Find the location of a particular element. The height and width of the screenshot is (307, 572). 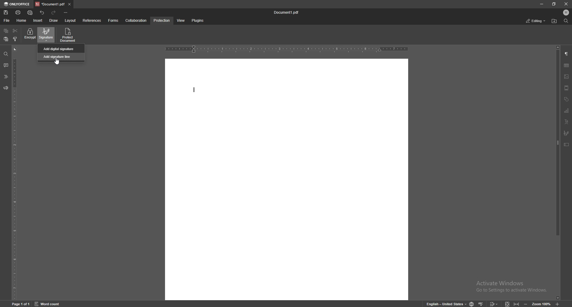

close tab is located at coordinates (70, 4).